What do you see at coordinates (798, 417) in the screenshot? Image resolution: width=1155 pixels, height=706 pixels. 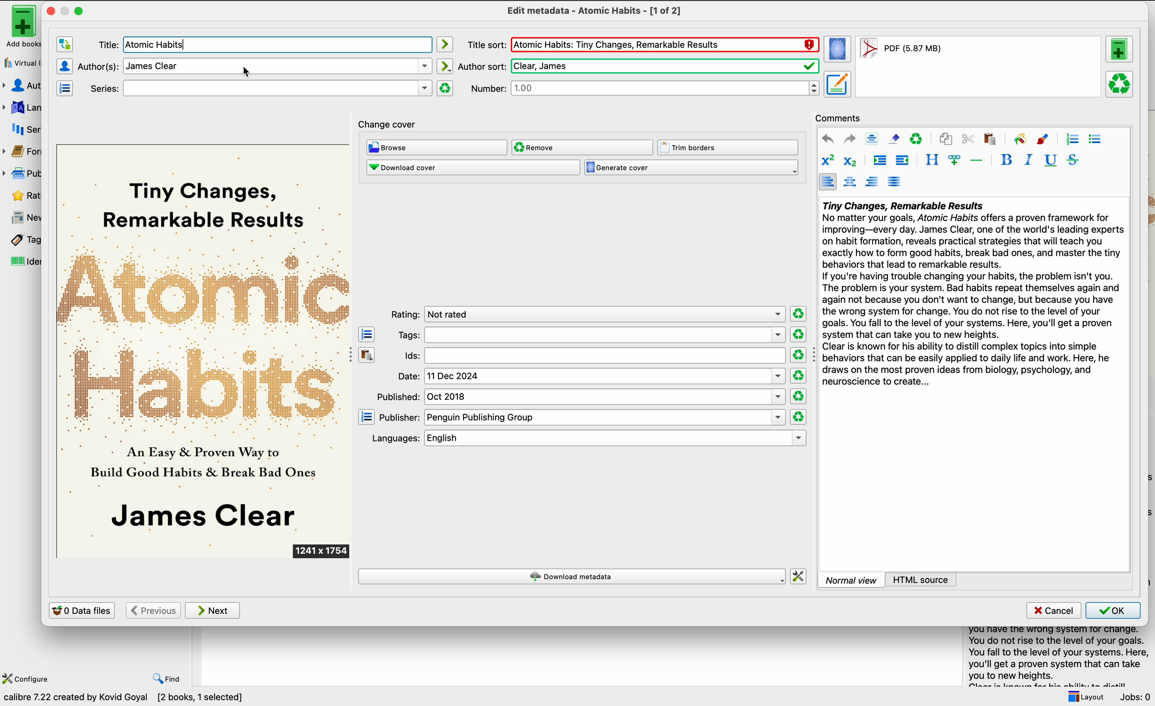 I see `clear rating` at bounding box center [798, 417].